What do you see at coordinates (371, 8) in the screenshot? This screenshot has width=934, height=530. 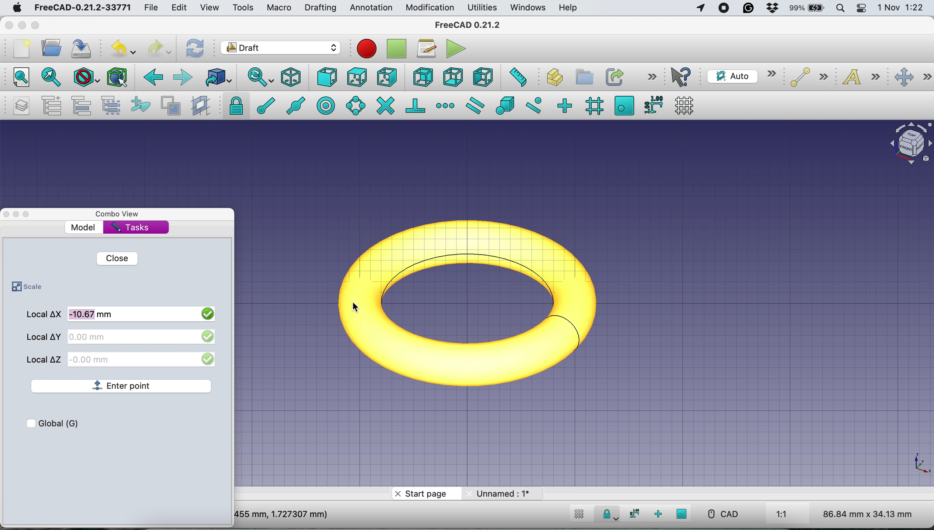 I see `annotation` at bounding box center [371, 8].